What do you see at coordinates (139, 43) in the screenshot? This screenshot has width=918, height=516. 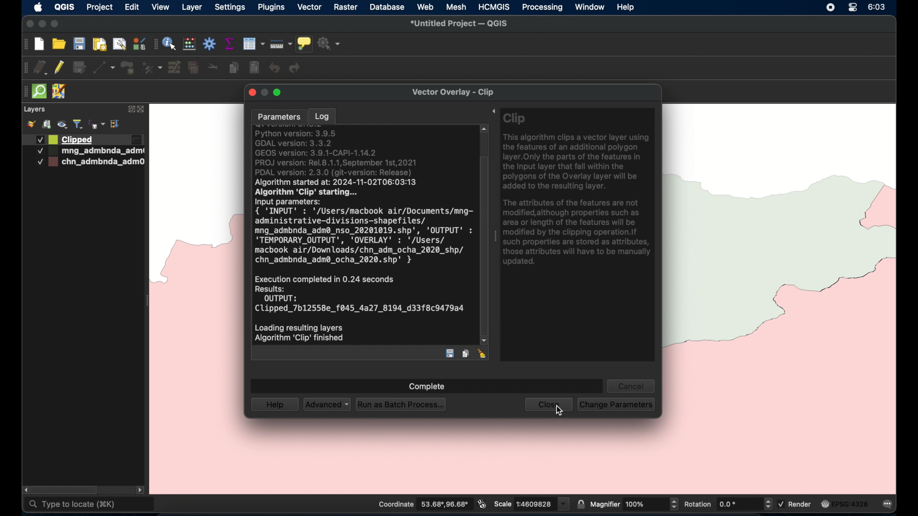 I see `styling manager` at bounding box center [139, 43].